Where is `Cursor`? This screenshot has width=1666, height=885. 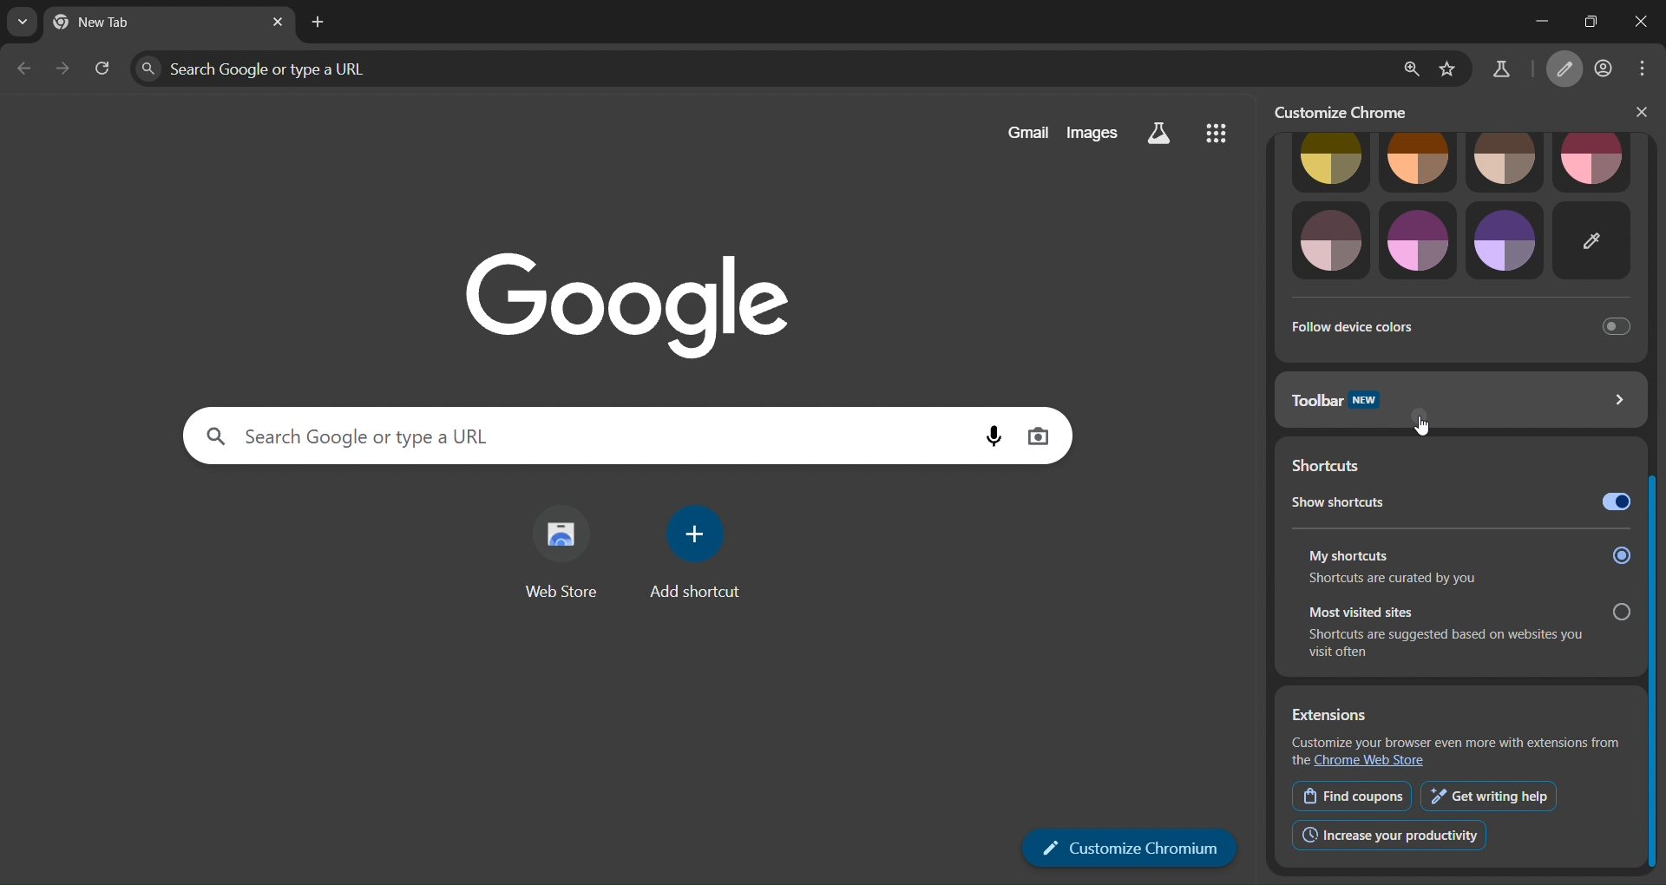
Cursor is located at coordinates (1422, 427).